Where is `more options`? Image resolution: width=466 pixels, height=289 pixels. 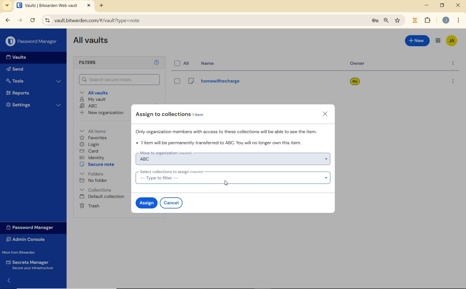 more options is located at coordinates (452, 64).